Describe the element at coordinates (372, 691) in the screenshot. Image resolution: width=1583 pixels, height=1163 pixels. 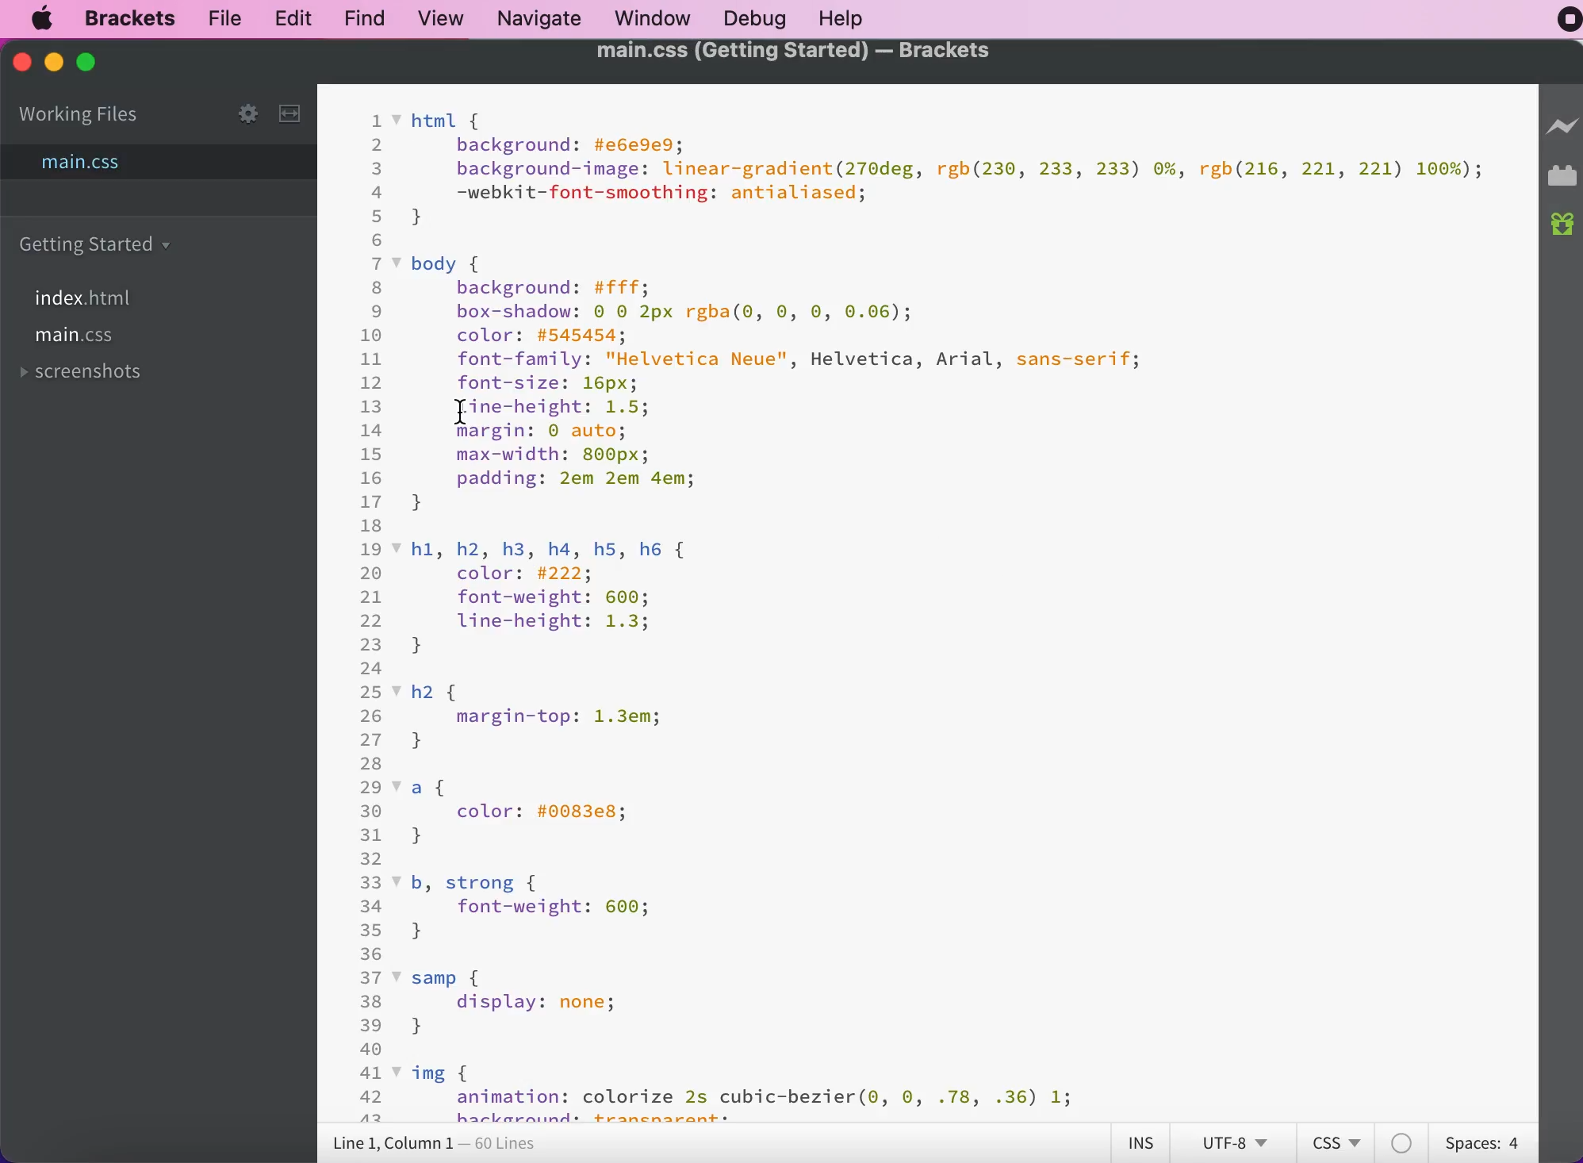
I see `25` at that location.